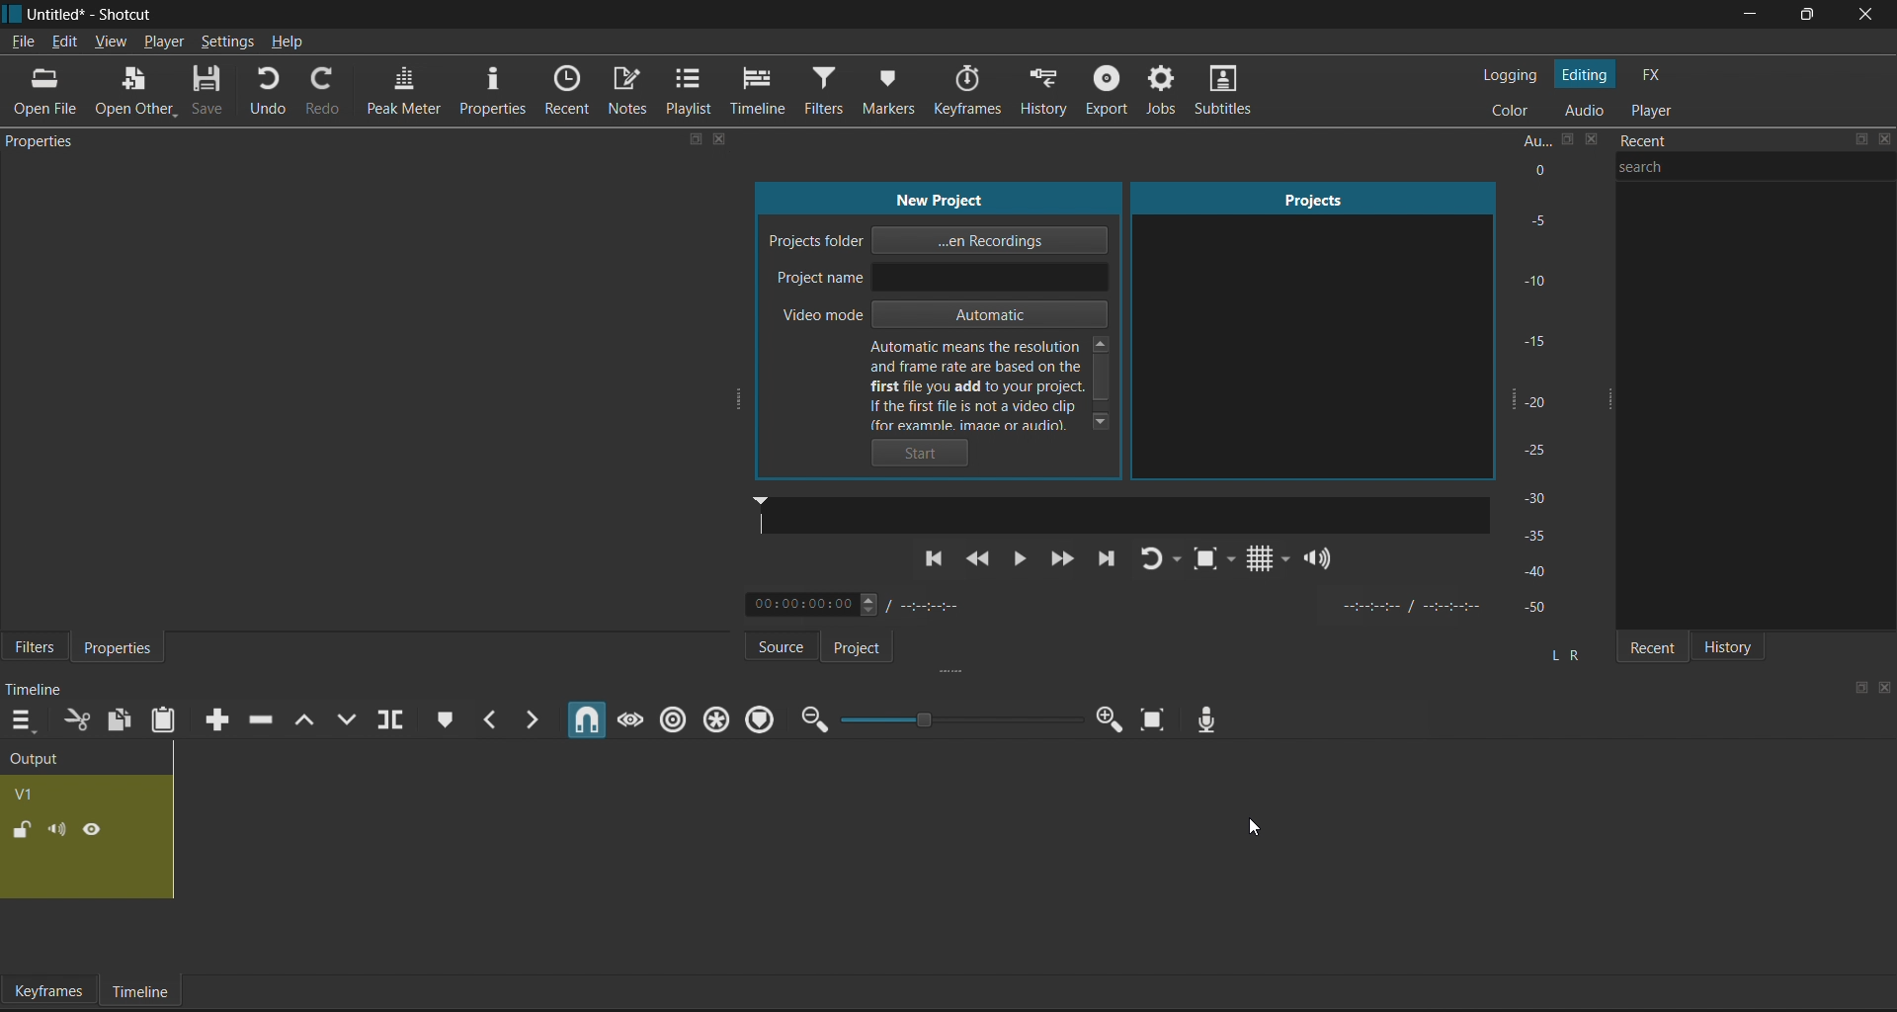  I want to click on Next, so click(1108, 562).